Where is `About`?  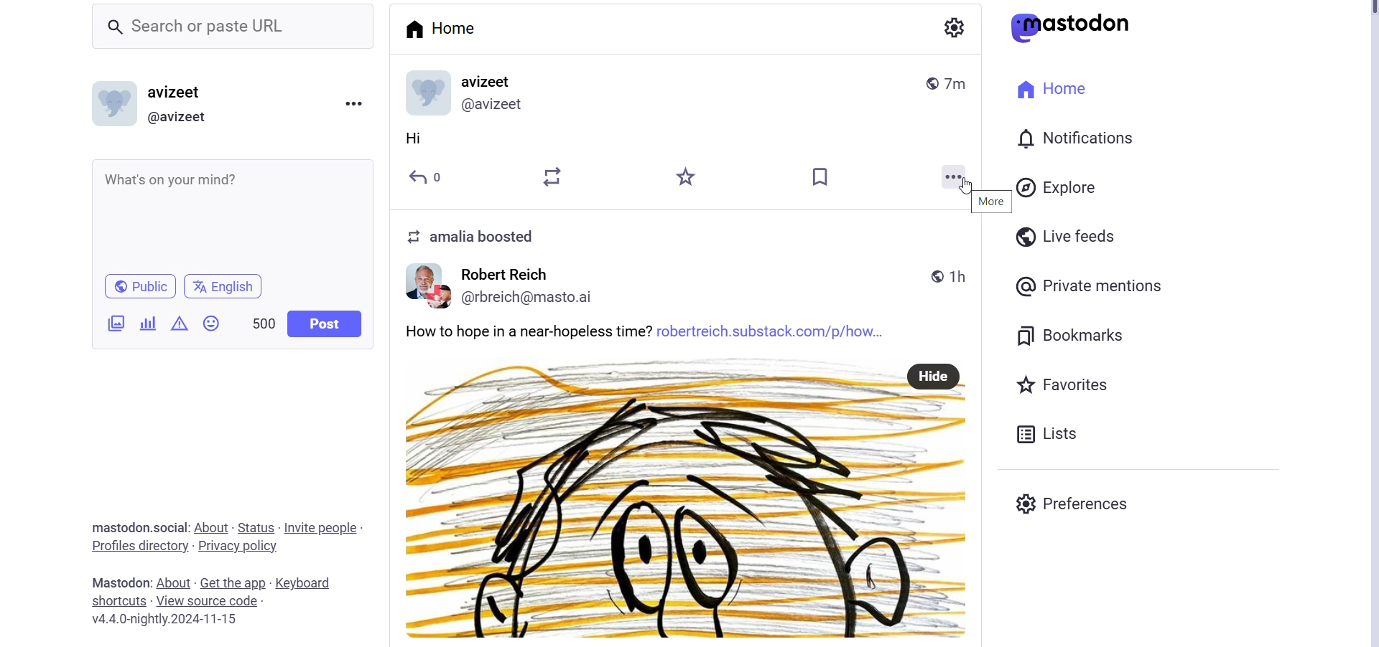 About is located at coordinates (213, 526).